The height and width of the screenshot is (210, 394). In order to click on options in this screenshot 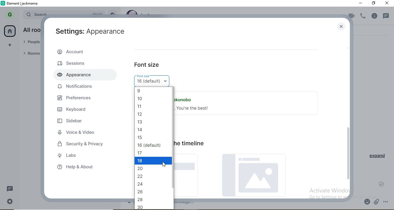, I will do `click(388, 202)`.